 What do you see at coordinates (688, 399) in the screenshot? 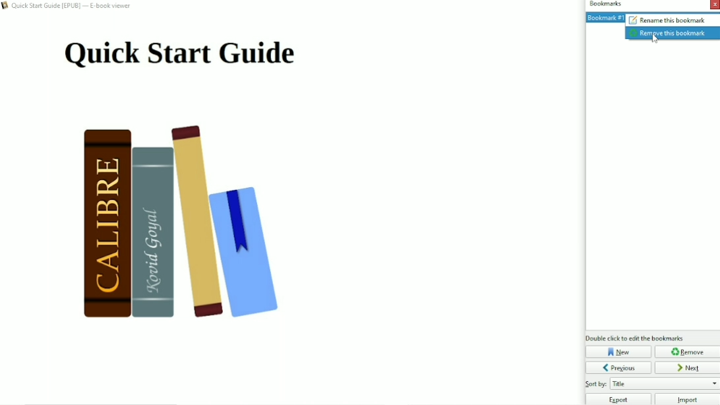
I see `Import` at bounding box center [688, 399].